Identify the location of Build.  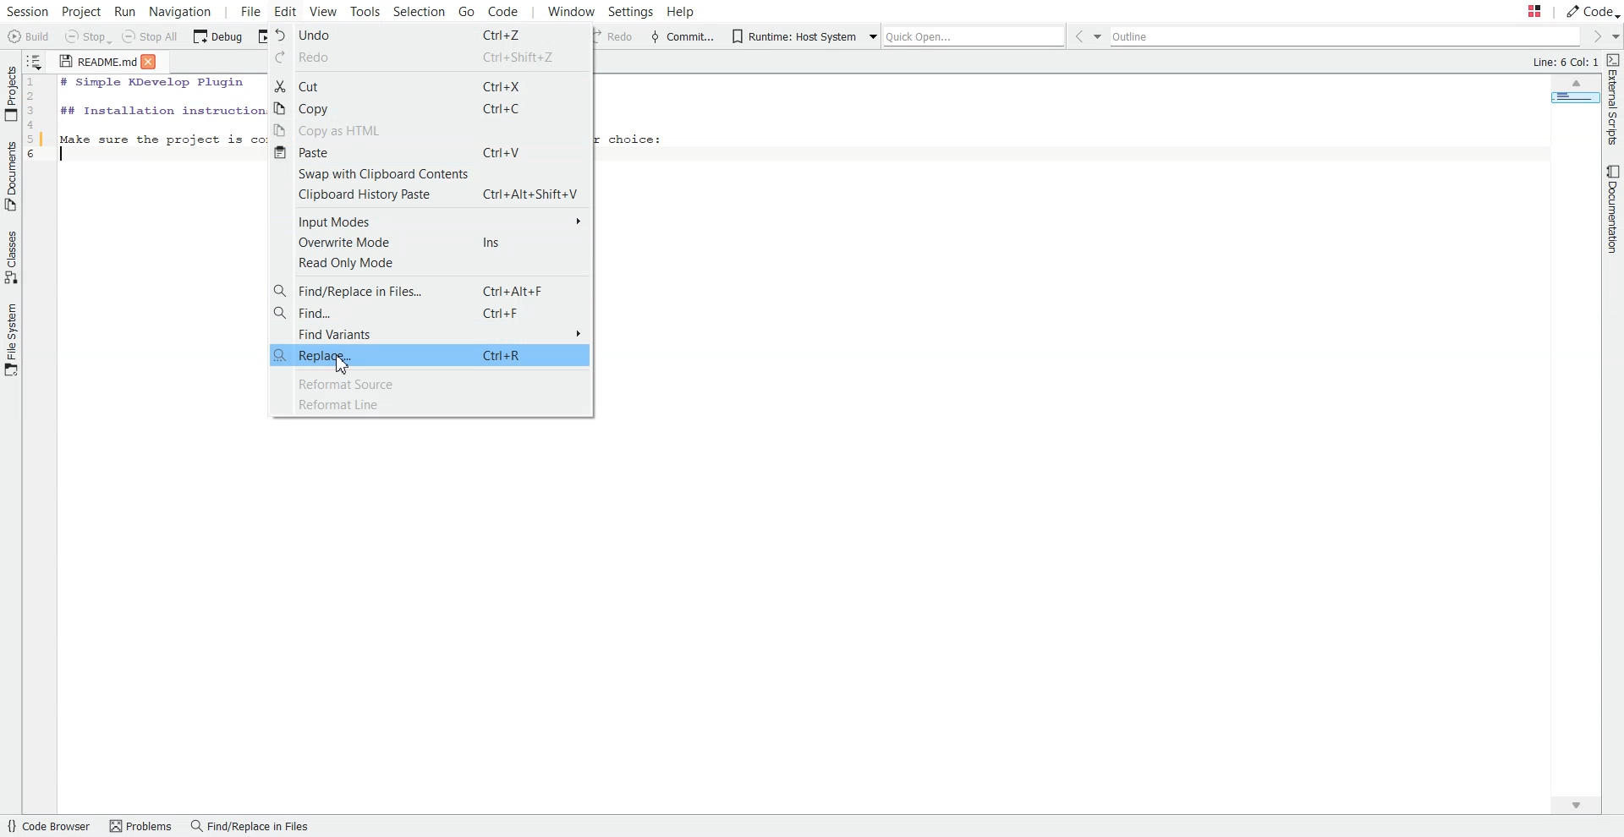
(29, 36).